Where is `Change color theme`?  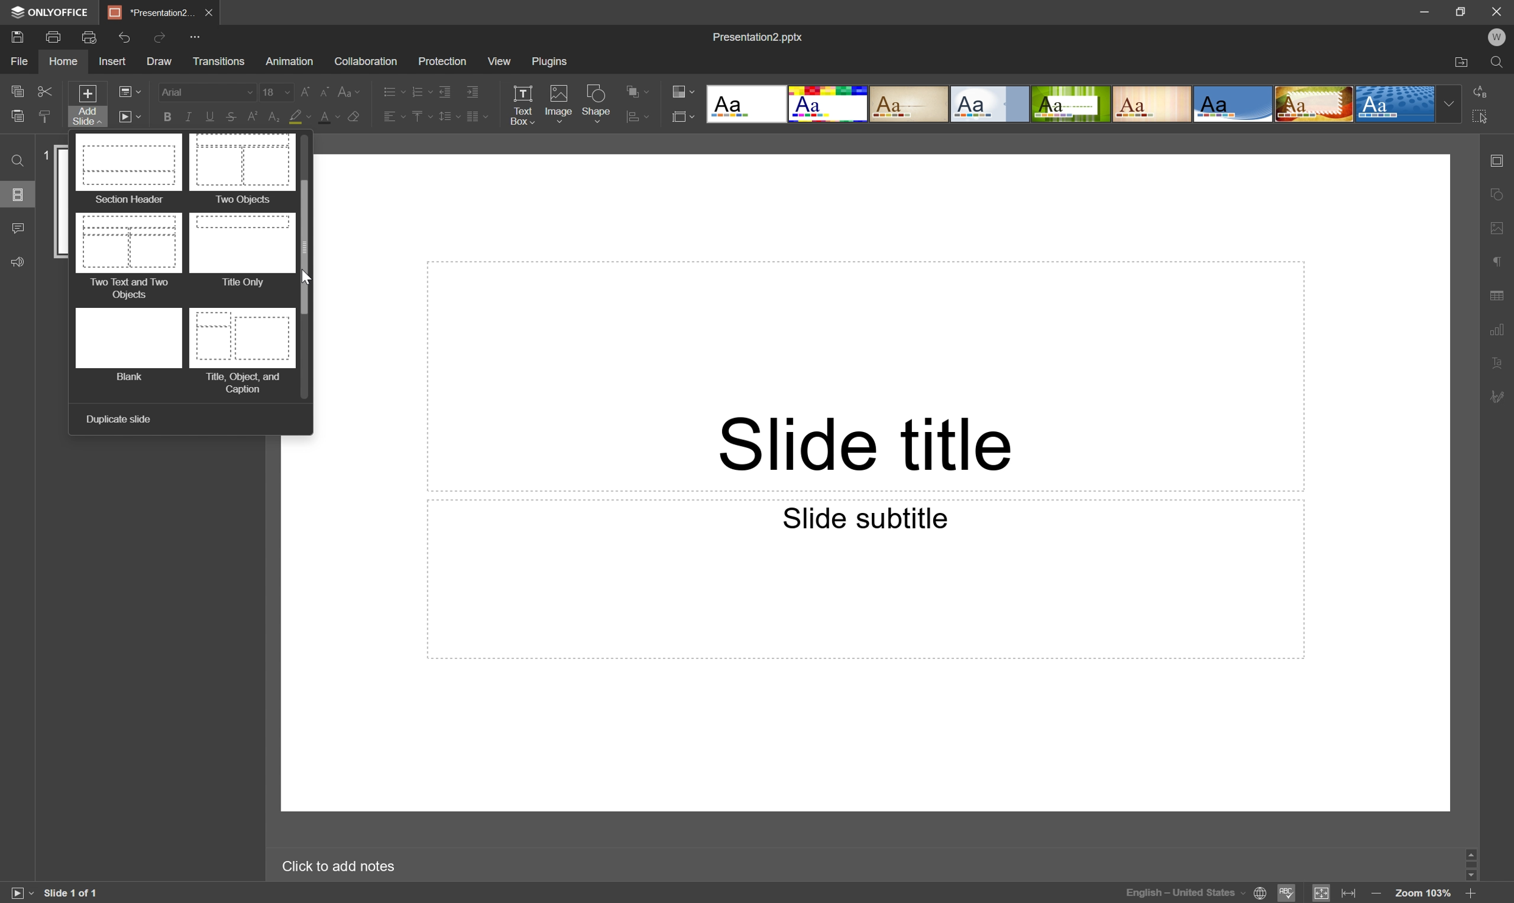 Change color theme is located at coordinates (683, 89).